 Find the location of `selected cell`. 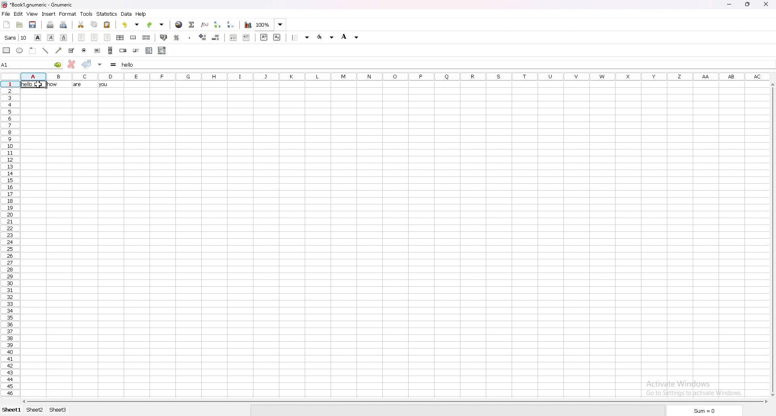

selected cell is located at coordinates (32, 64).